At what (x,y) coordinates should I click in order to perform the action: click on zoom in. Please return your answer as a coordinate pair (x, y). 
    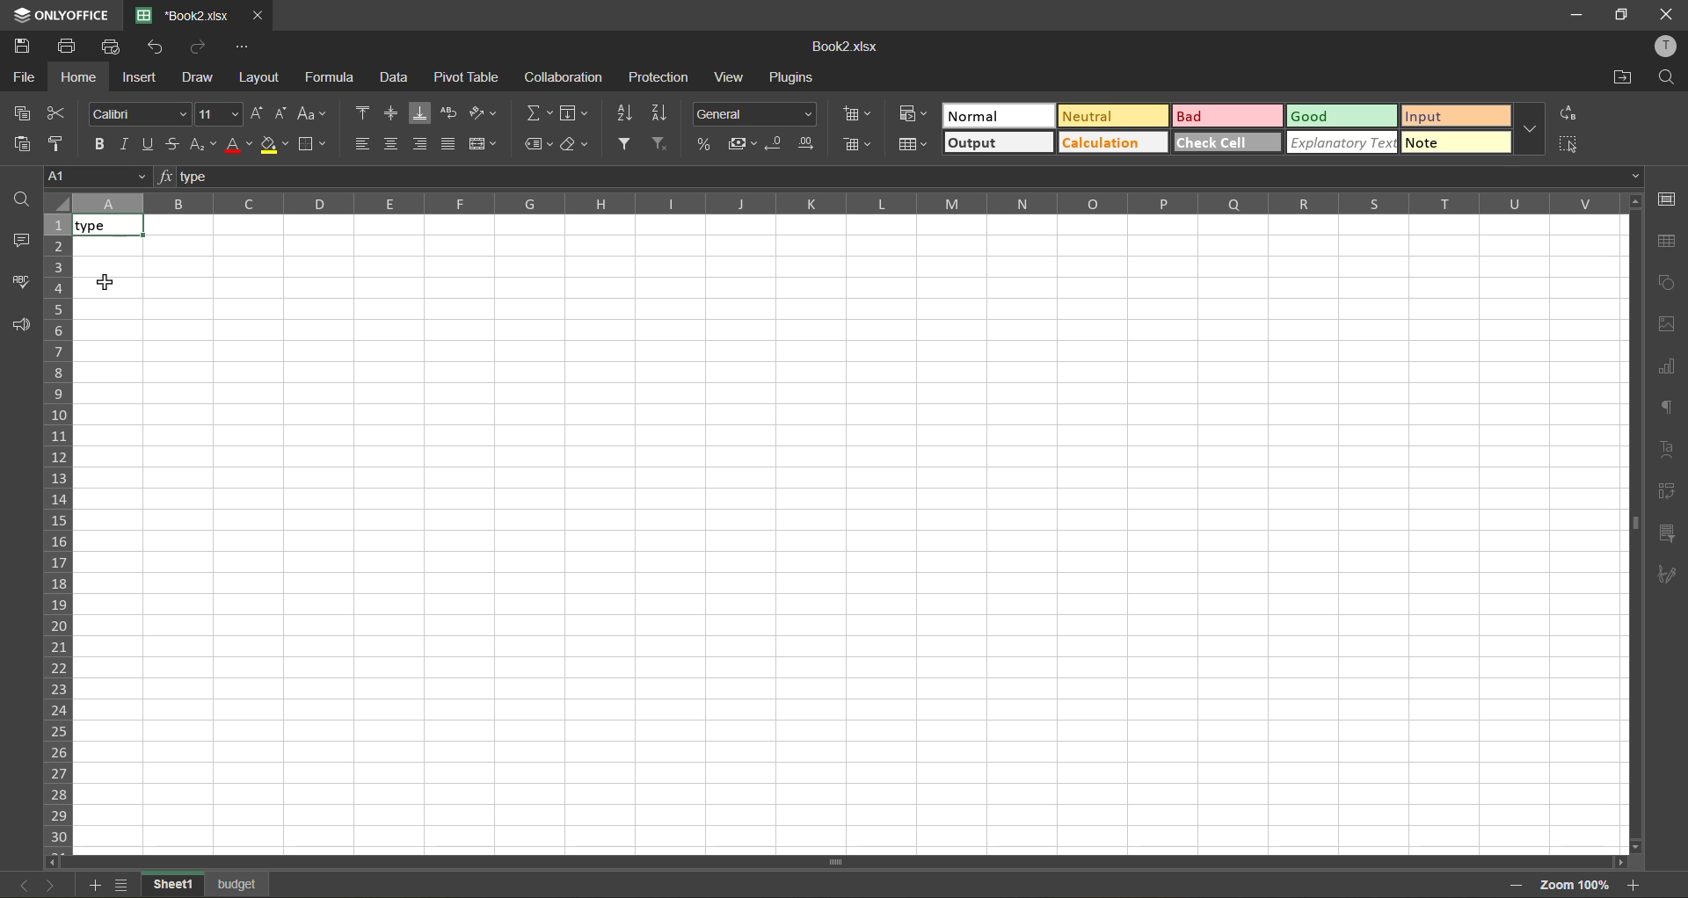
    Looking at the image, I should click on (1634, 883).